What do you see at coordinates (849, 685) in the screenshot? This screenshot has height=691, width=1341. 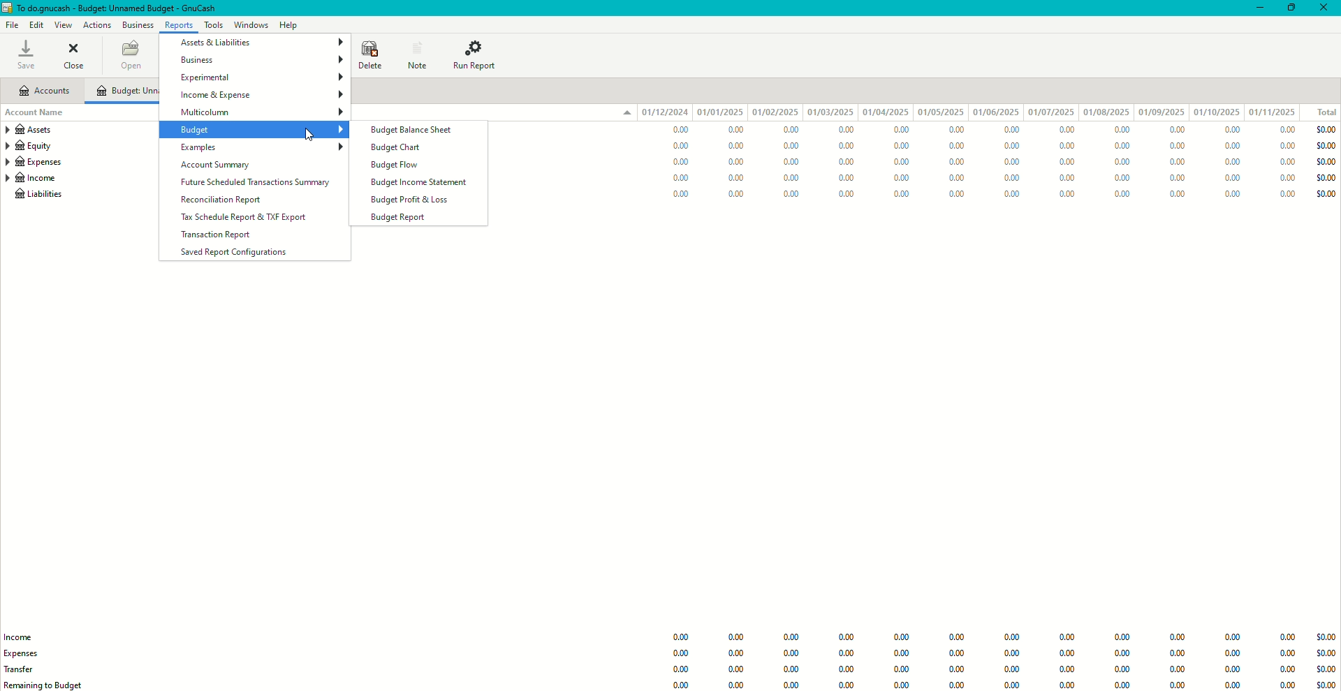 I see `0.00` at bounding box center [849, 685].